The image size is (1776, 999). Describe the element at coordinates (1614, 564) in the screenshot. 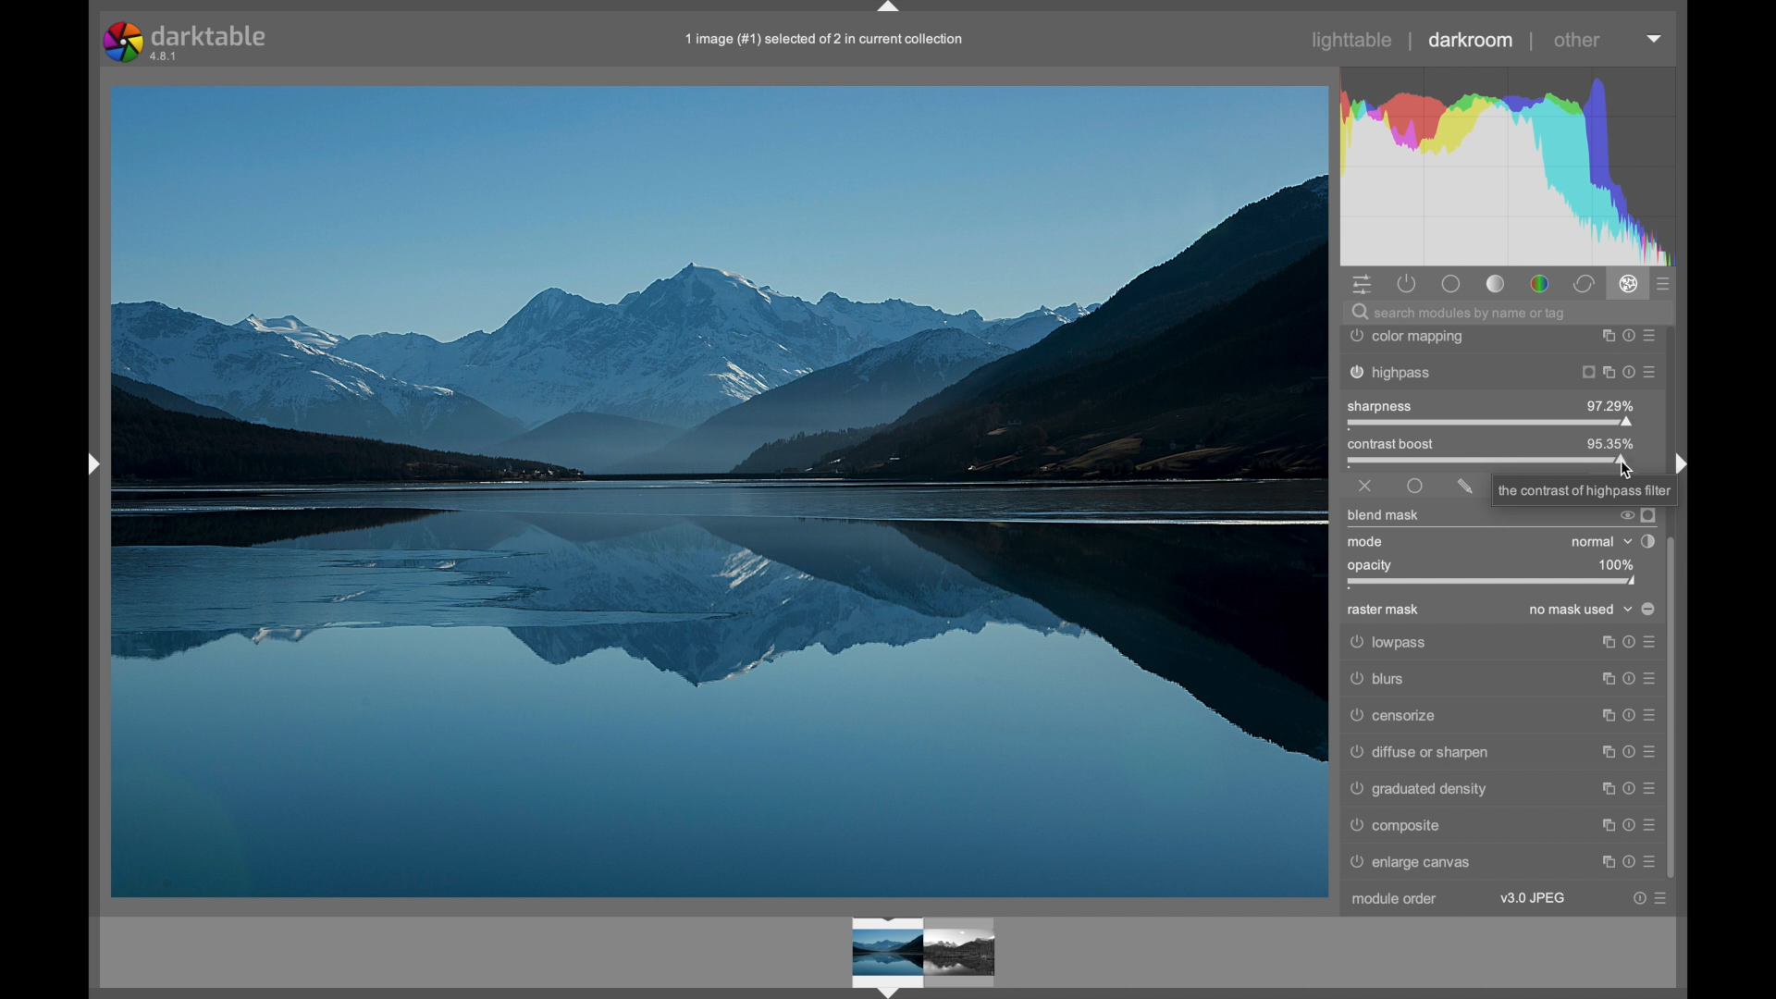

I see `100%` at that location.